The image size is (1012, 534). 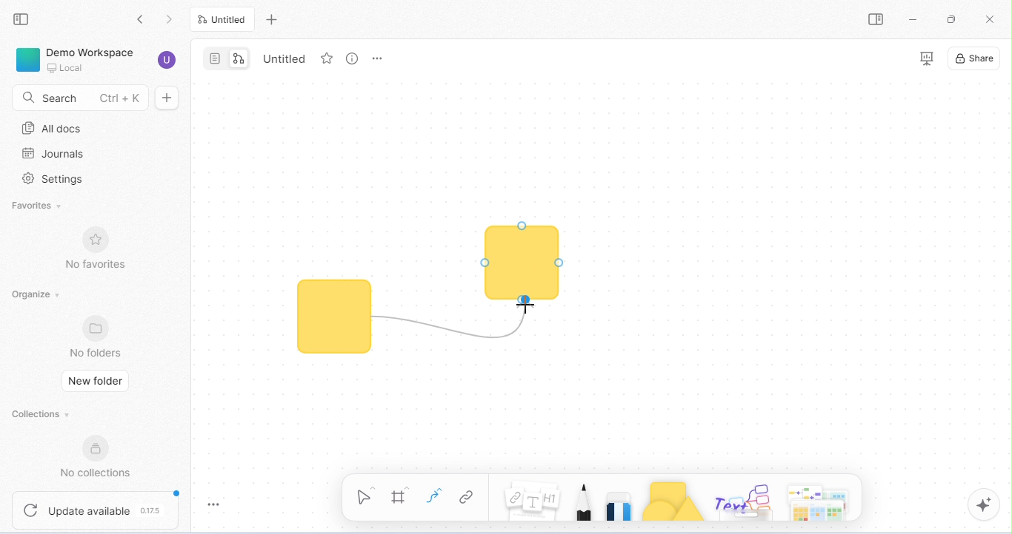 What do you see at coordinates (51, 154) in the screenshot?
I see `journals` at bounding box center [51, 154].